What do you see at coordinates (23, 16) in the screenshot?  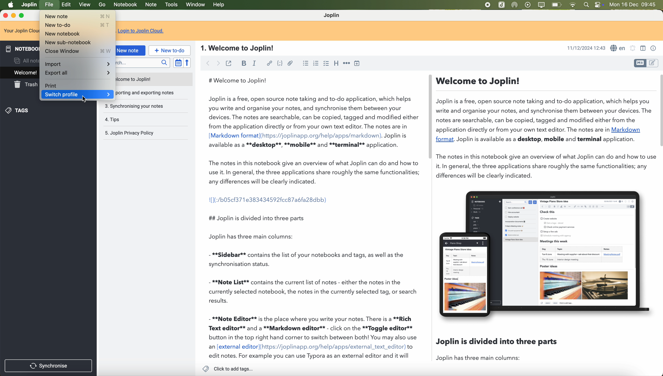 I see `maximize` at bounding box center [23, 16].